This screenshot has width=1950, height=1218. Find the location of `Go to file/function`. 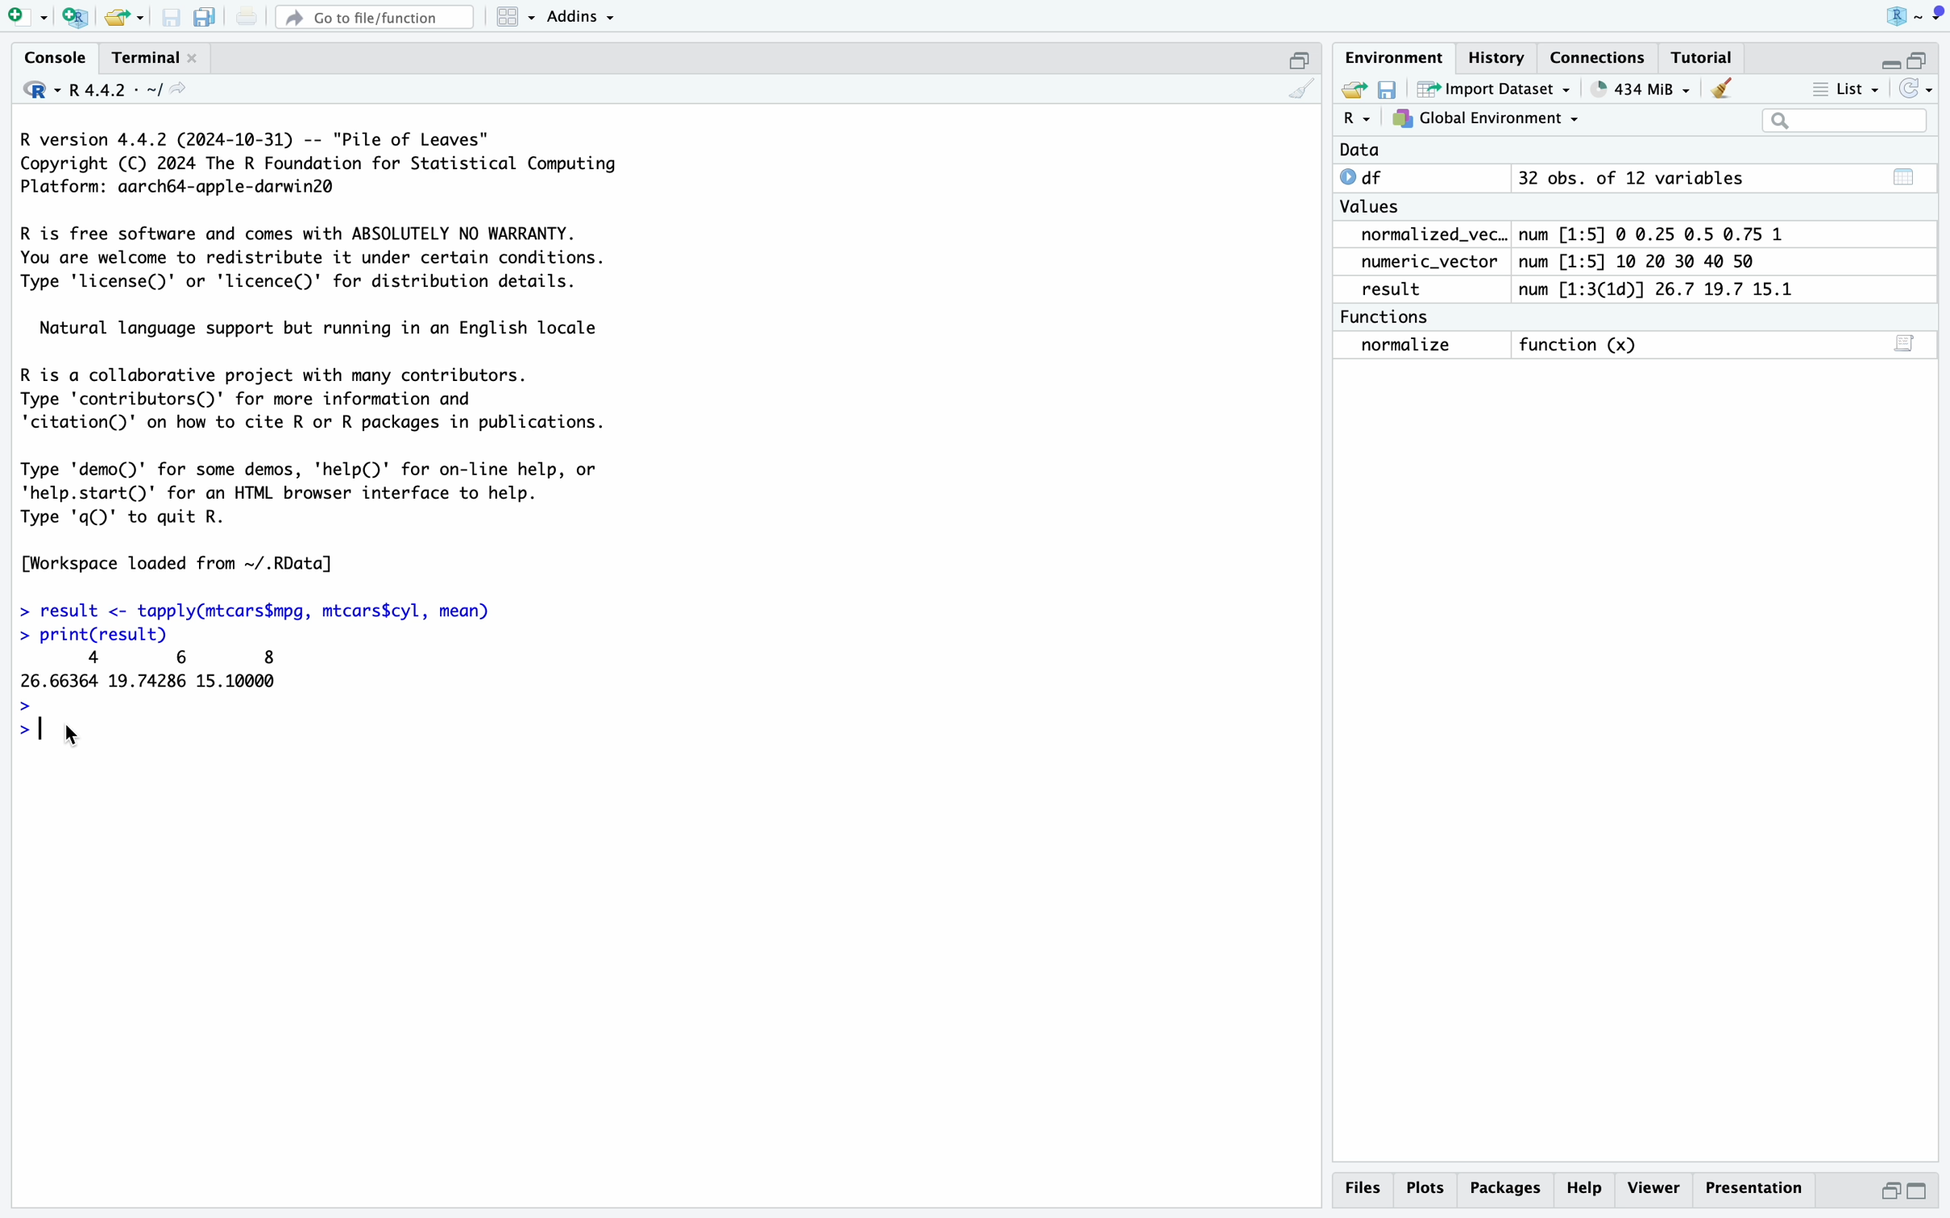

Go to file/function is located at coordinates (375, 17).